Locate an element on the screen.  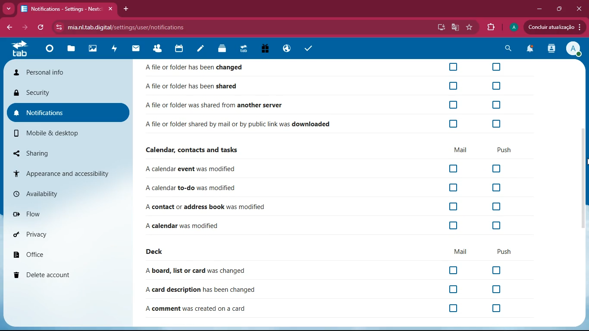
mail is located at coordinates (462, 250).